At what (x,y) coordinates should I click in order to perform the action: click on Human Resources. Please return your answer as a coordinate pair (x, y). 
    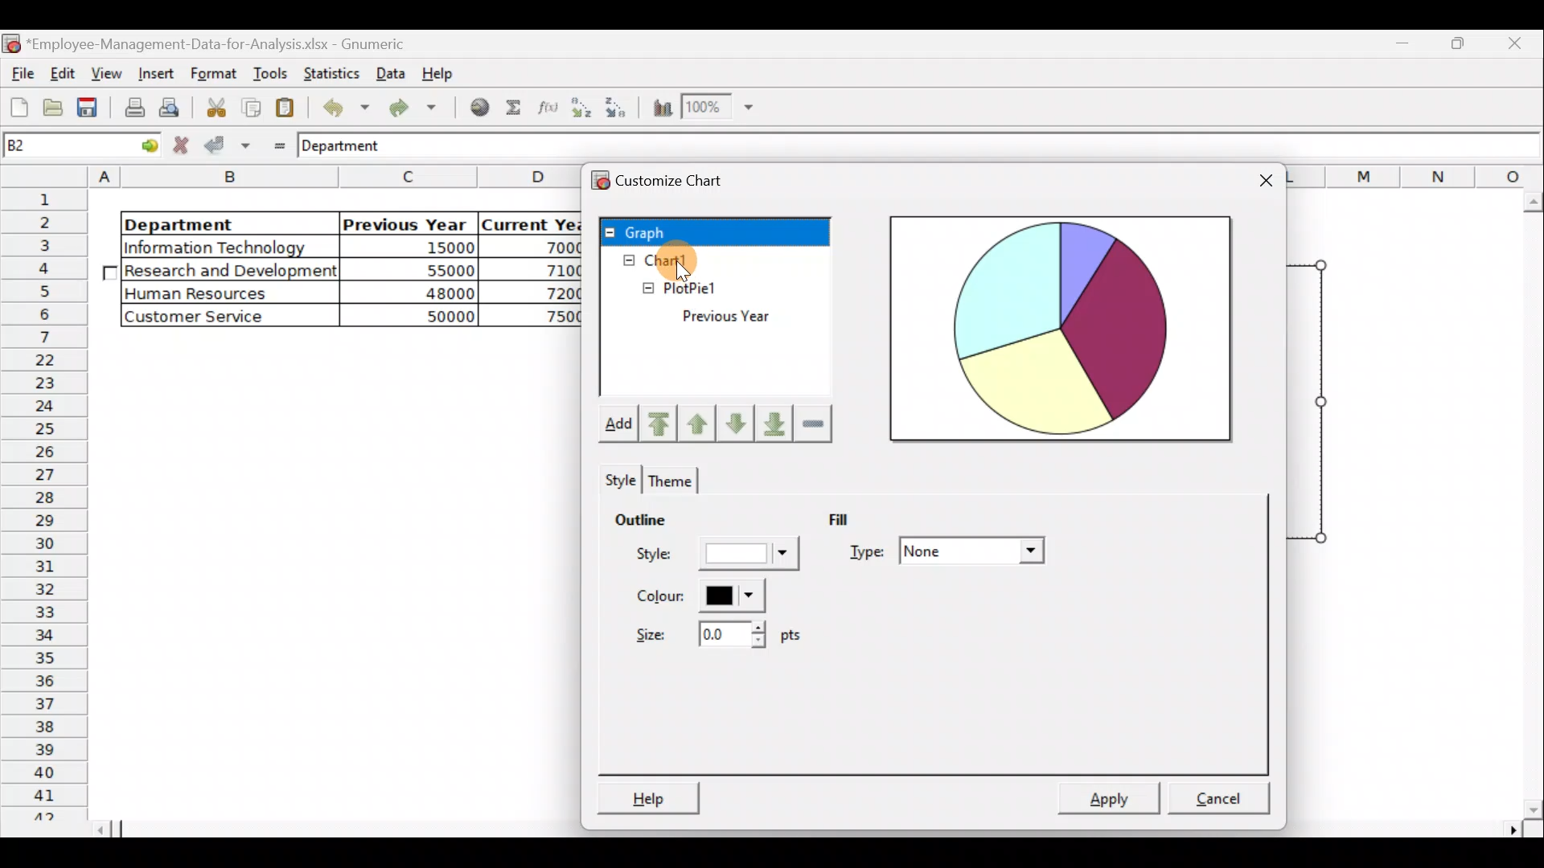
    Looking at the image, I should click on (208, 294).